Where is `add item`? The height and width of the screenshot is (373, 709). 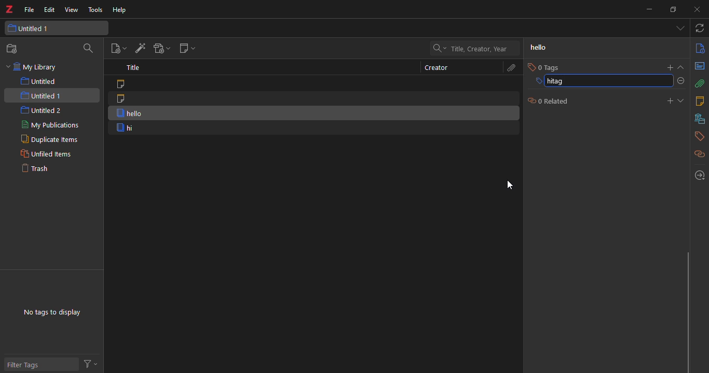
add item is located at coordinates (139, 48).